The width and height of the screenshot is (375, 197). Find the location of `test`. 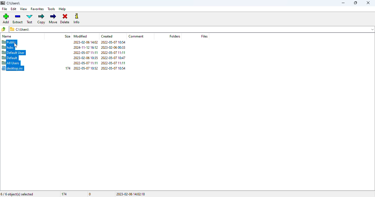

test is located at coordinates (30, 19).